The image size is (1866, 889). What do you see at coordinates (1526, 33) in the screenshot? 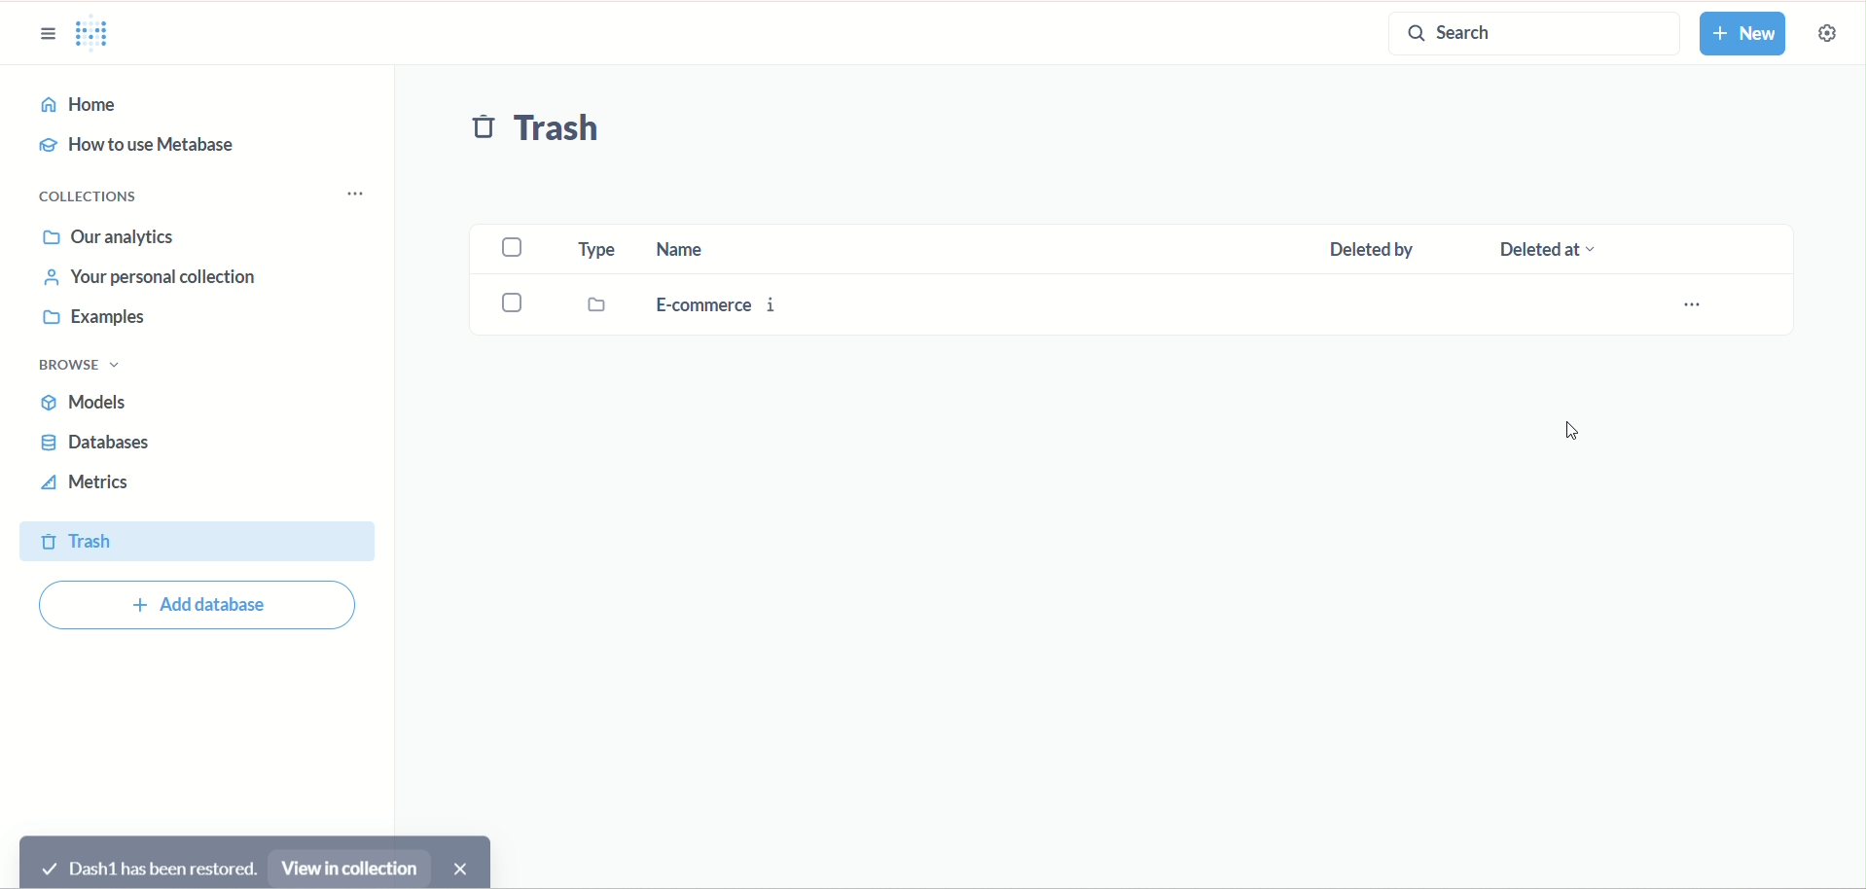
I see `search` at bounding box center [1526, 33].